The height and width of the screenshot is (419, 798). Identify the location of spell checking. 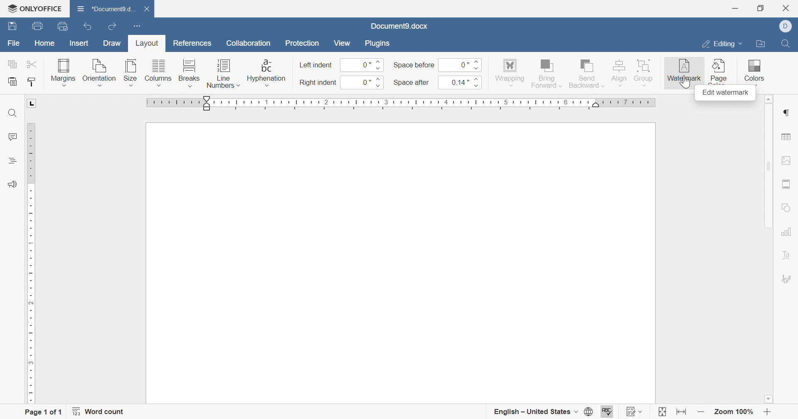
(608, 412).